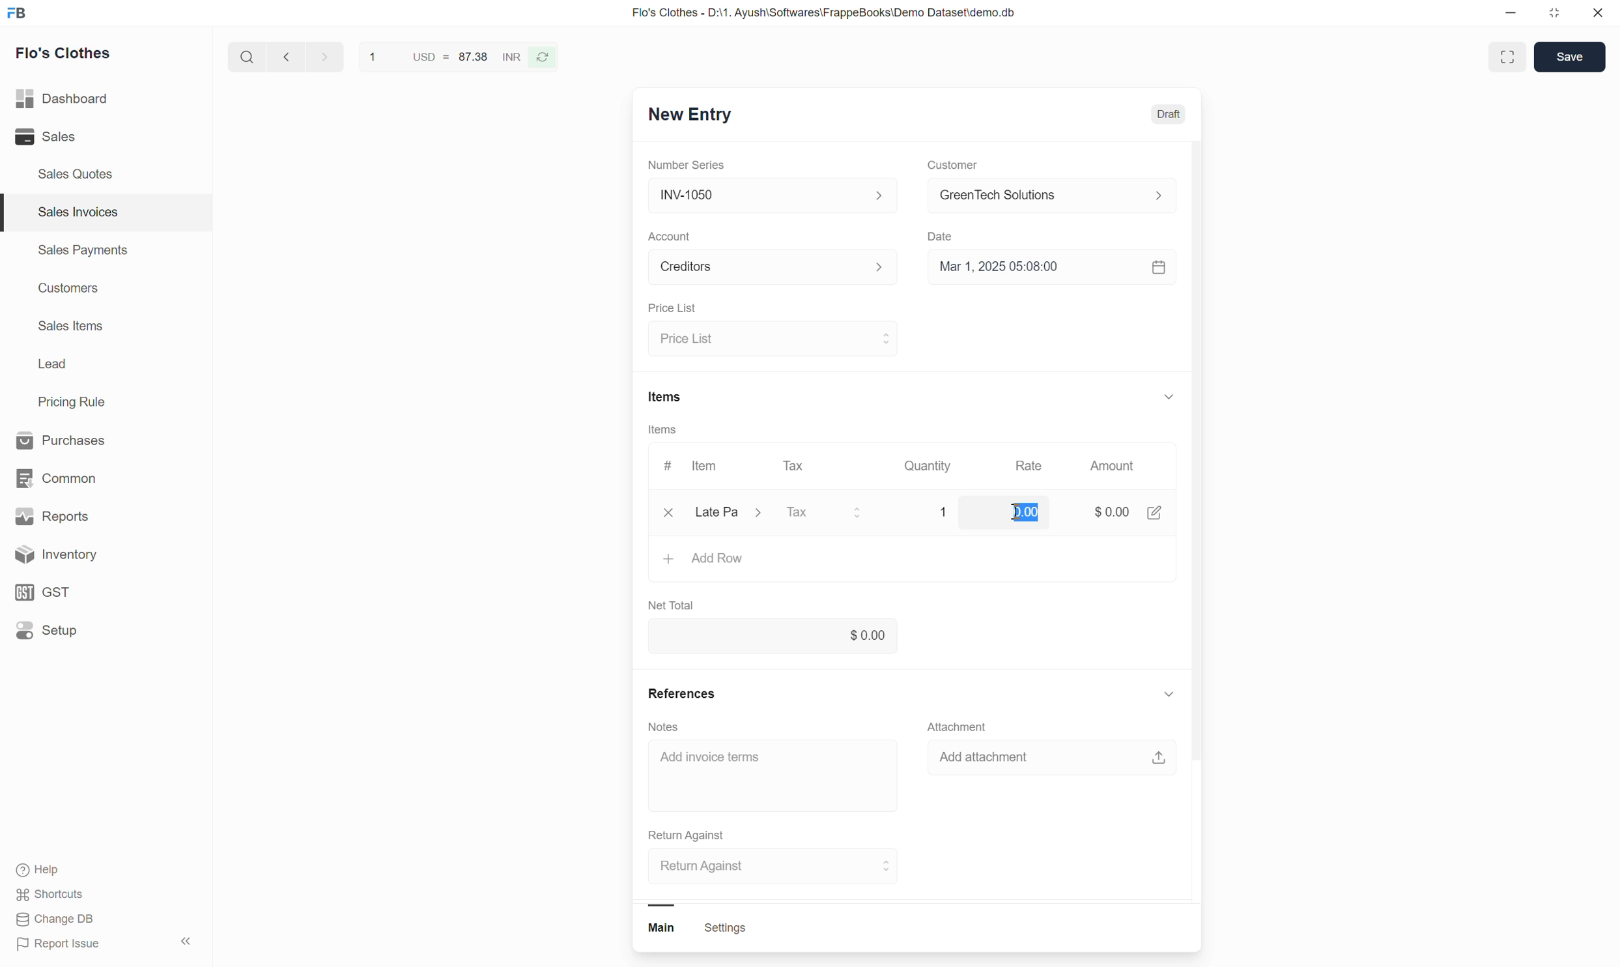  Describe the element at coordinates (87, 514) in the screenshot. I see `Reports ` at that location.